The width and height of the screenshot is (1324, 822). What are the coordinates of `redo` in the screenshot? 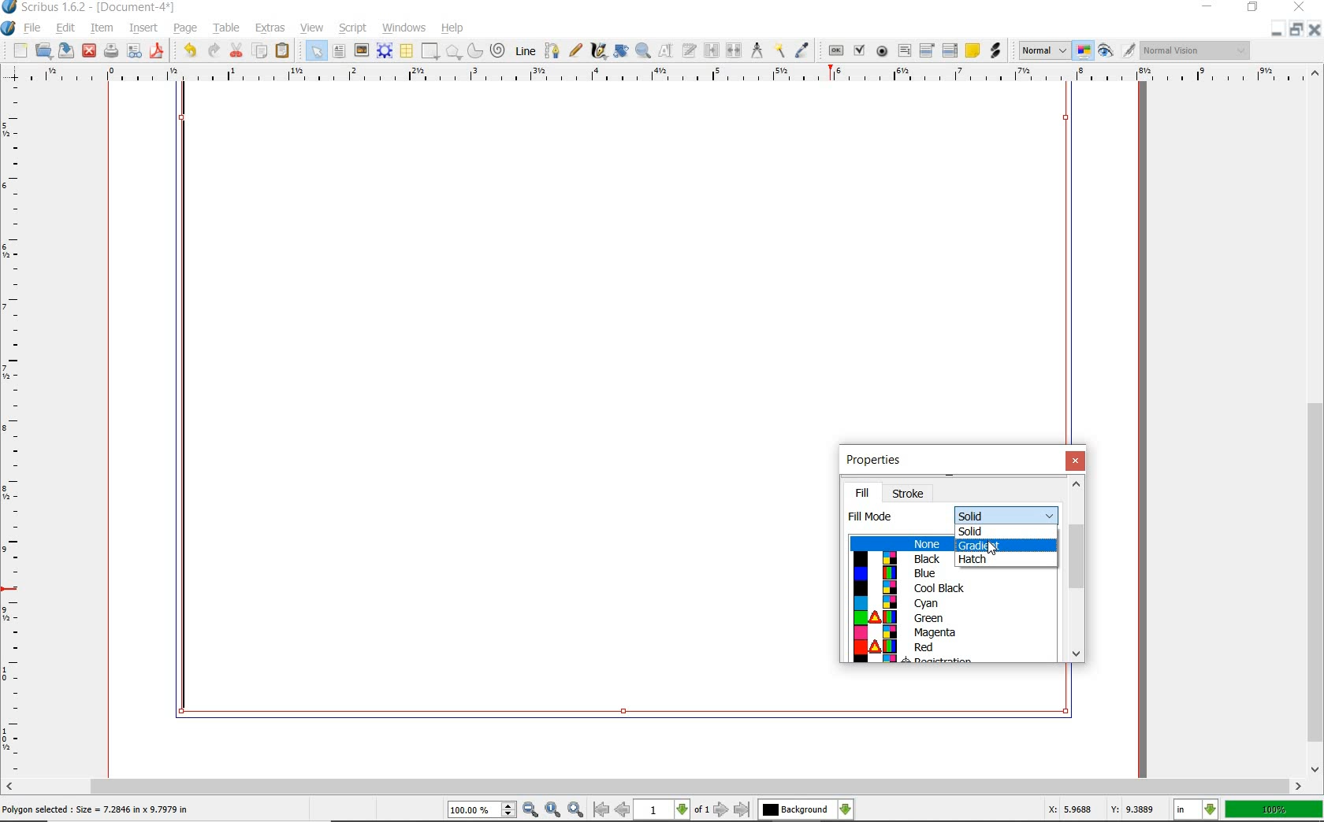 It's located at (215, 50).